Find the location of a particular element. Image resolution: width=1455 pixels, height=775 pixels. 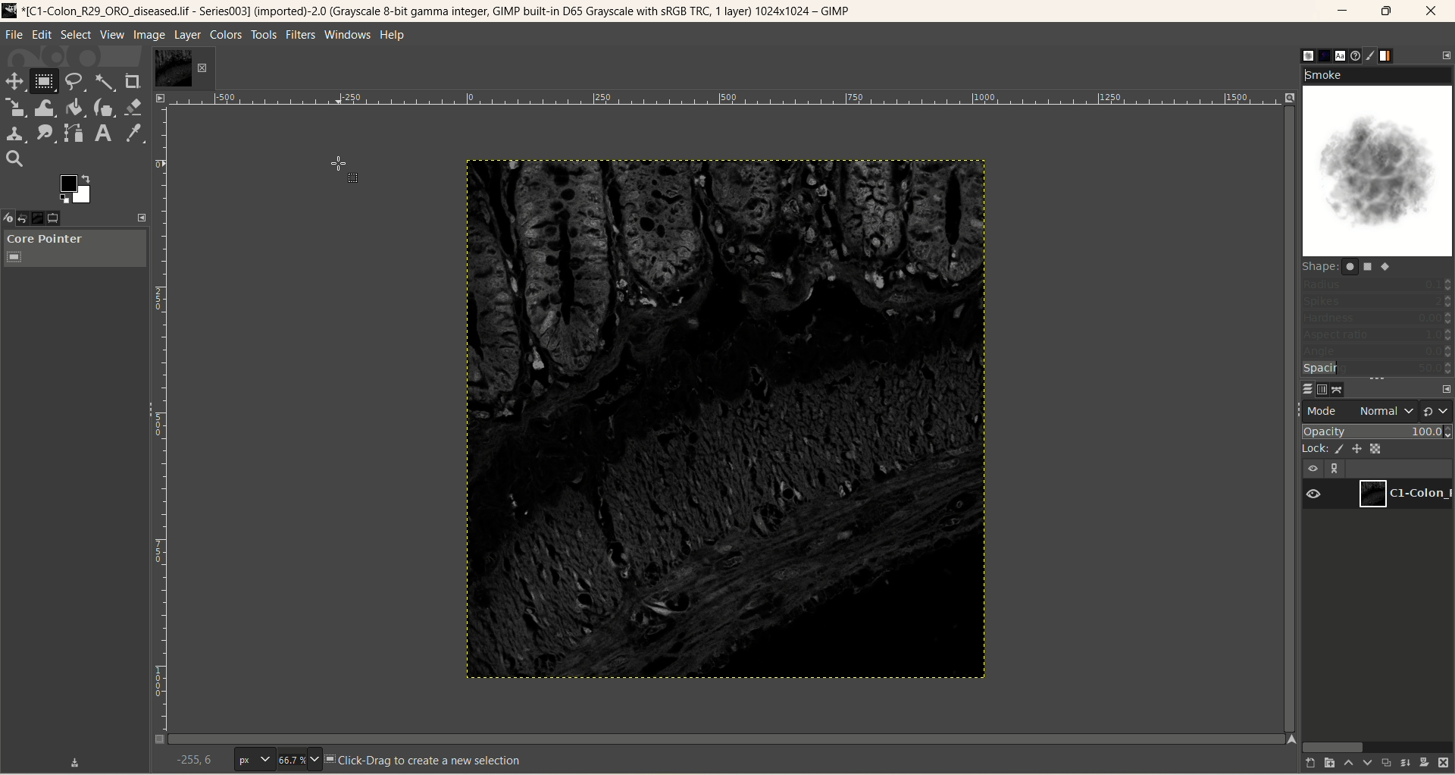

mode is located at coordinates (1323, 410).